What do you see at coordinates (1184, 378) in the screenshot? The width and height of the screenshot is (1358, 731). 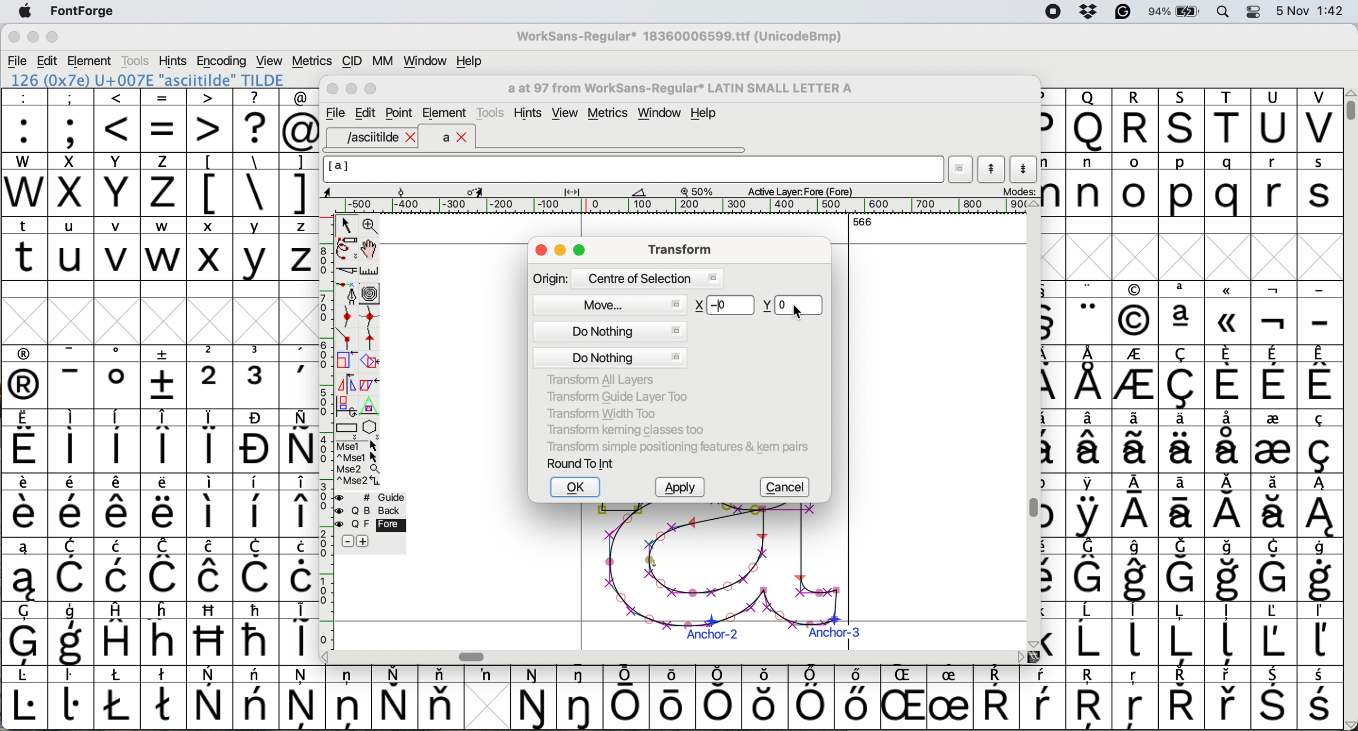 I see `symbol` at bounding box center [1184, 378].